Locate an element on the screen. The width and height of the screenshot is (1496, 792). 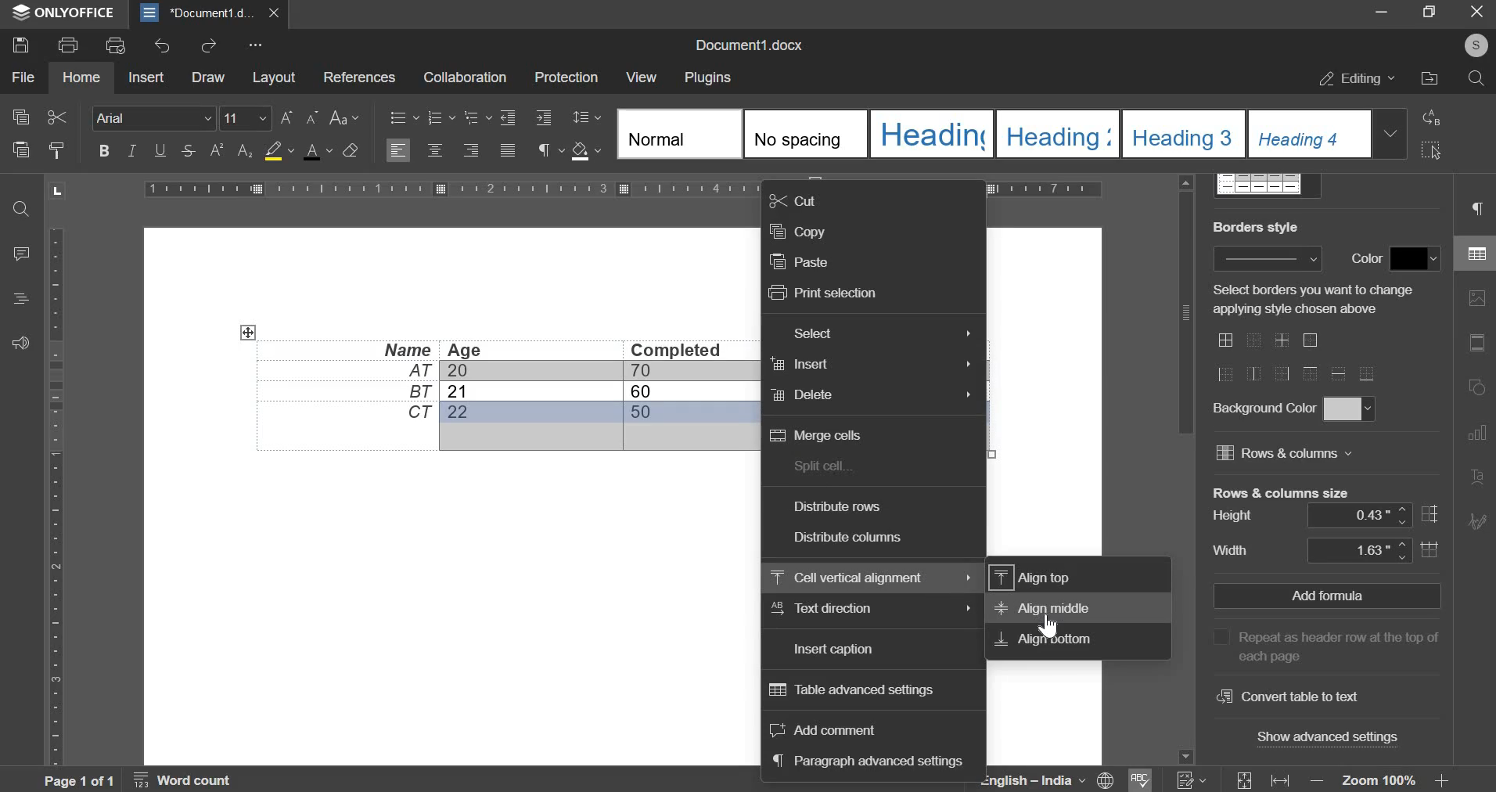
decrease indent is located at coordinates (545, 116).